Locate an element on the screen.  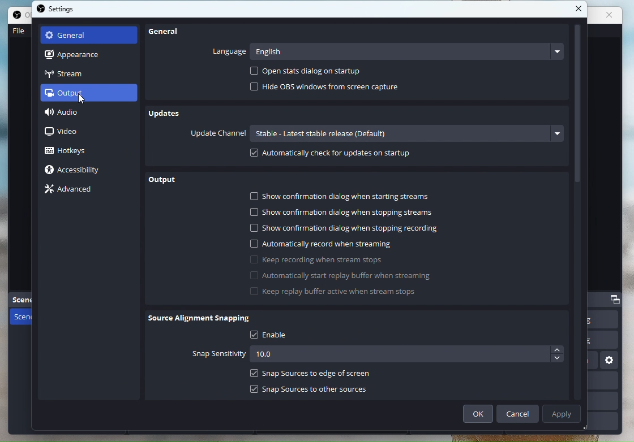
Show confirmation dialog when stopping recording is located at coordinates (343, 228).